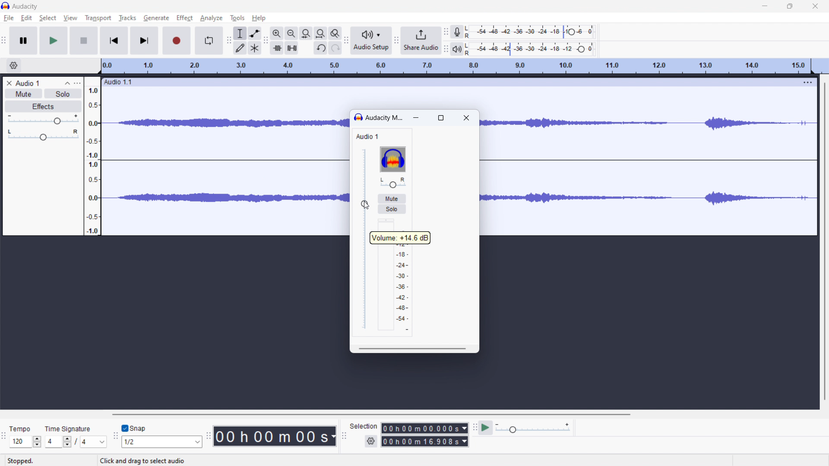 This screenshot has height=466, width=829. Describe the element at coordinates (818, 199) in the screenshot. I see `scroll bar` at that location.